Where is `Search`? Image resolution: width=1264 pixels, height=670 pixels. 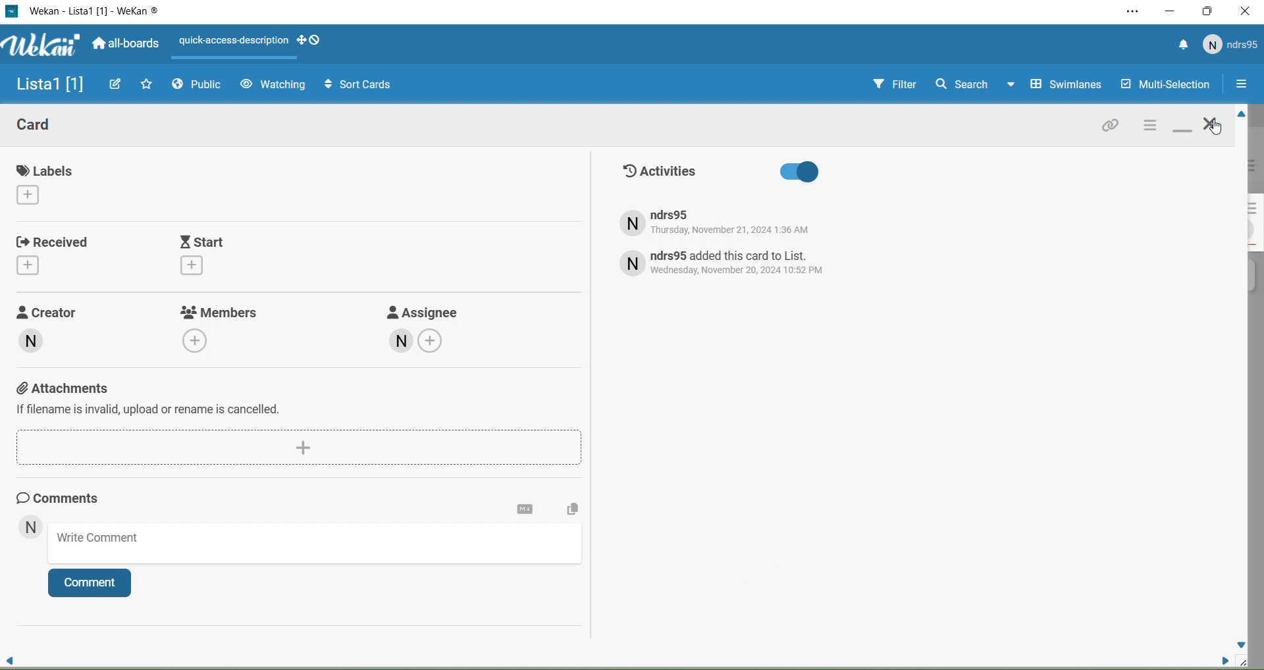
Search is located at coordinates (961, 84).